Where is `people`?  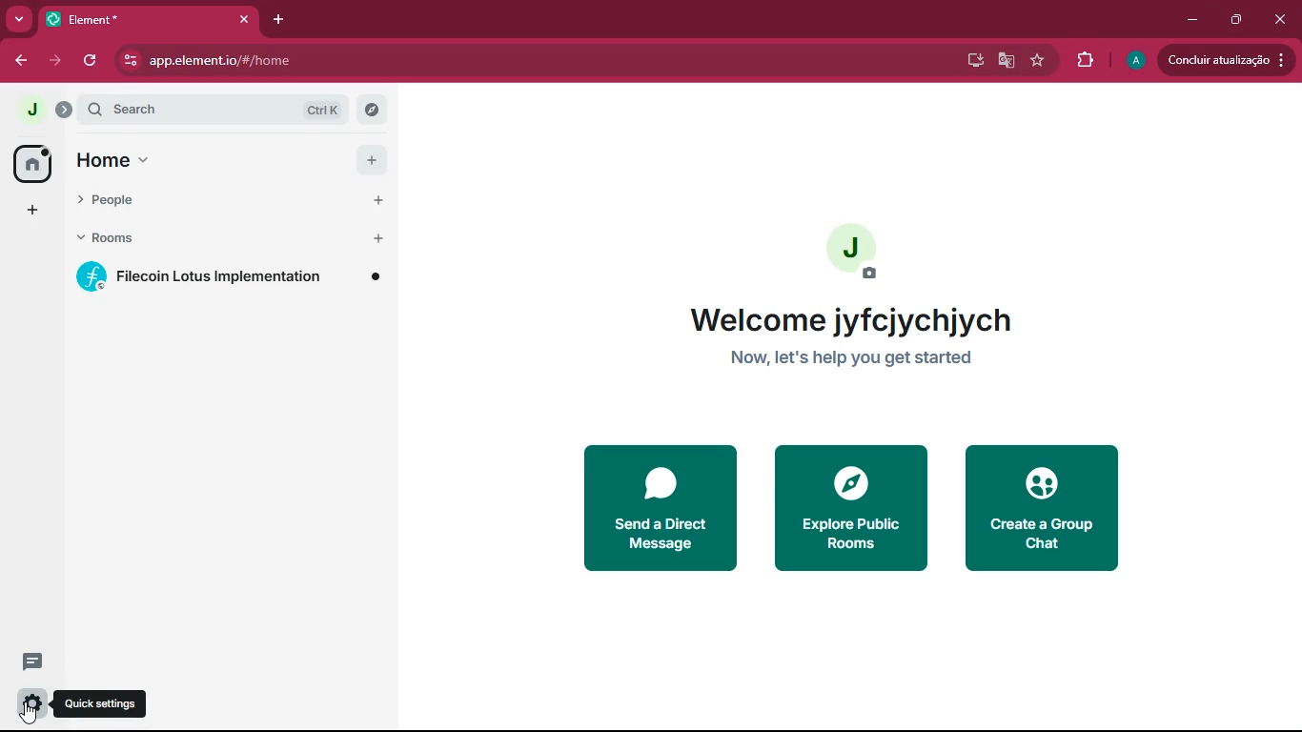
people is located at coordinates (193, 209).